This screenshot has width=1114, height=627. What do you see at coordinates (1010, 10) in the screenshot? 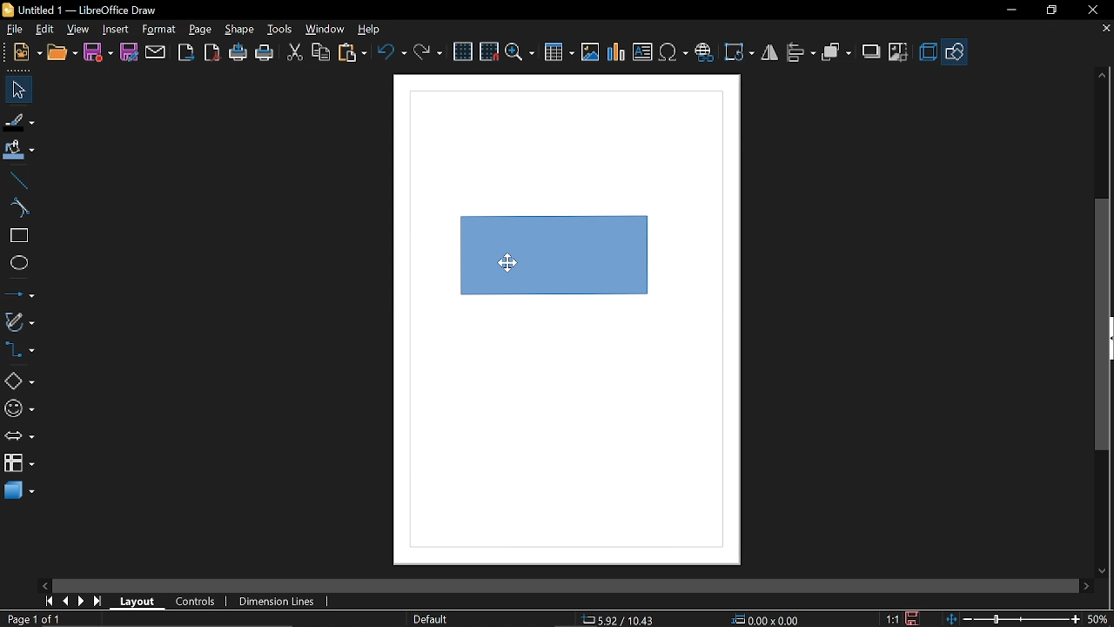
I see `minimize` at bounding box center [1010, 10].